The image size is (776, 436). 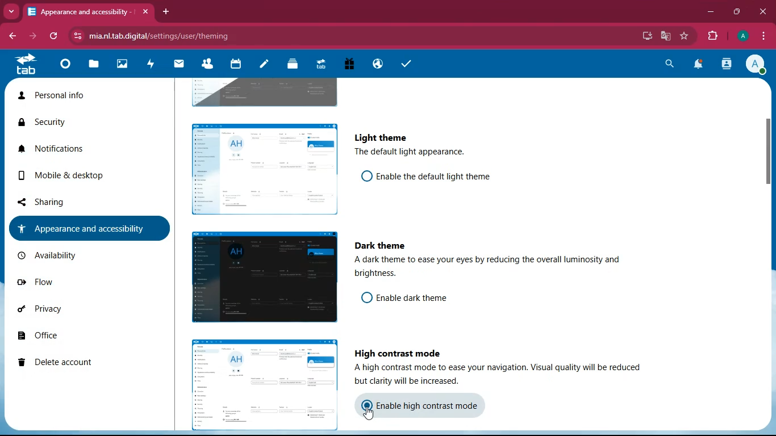 I want to click on menu, so click(x=763, y=37).